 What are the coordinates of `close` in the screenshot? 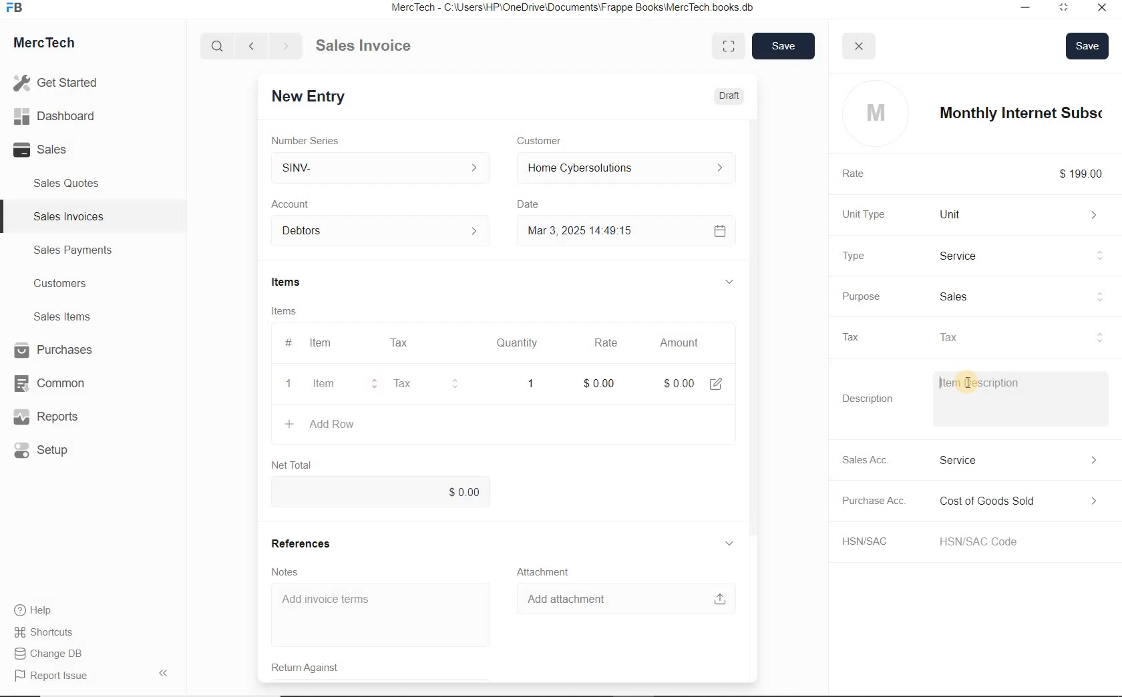 It's located at (858, 45).